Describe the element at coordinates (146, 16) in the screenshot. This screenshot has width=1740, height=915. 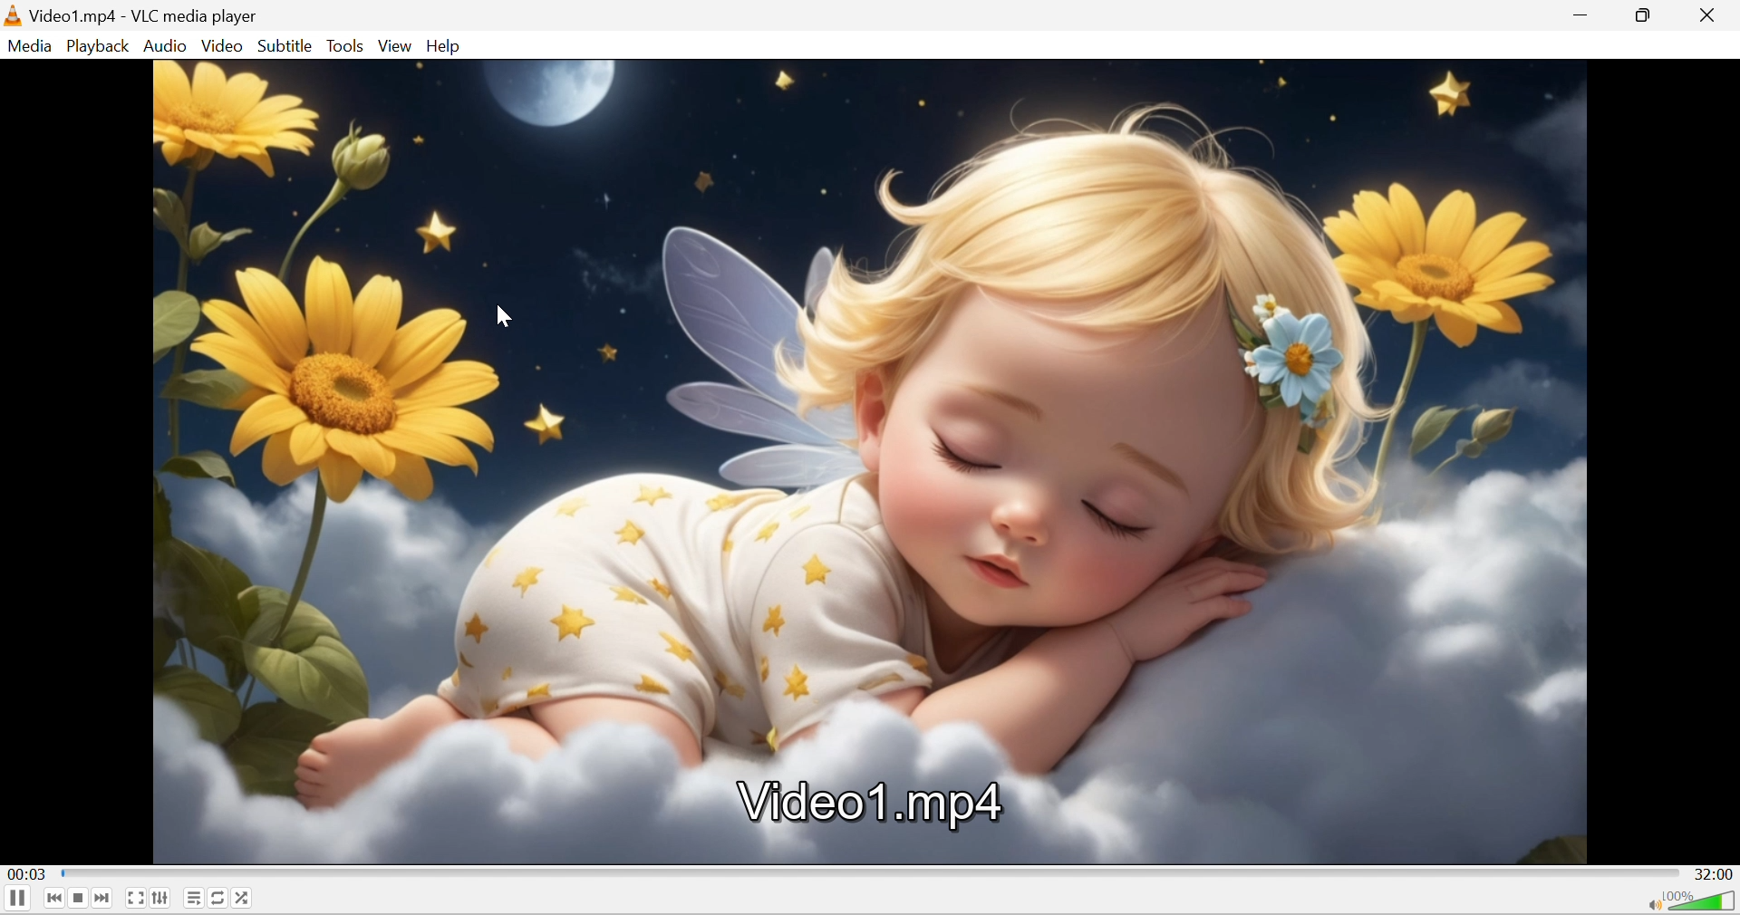
I see `Video1.mp4 - VLC Media player` at that location.